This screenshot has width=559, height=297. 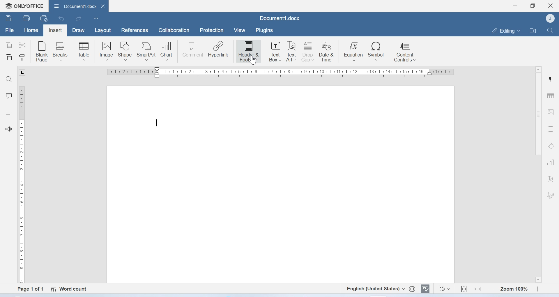 What do you see at coordinates (445, 289) in the screenshot?
I see `Track changes` at bounding box center [445, 289].